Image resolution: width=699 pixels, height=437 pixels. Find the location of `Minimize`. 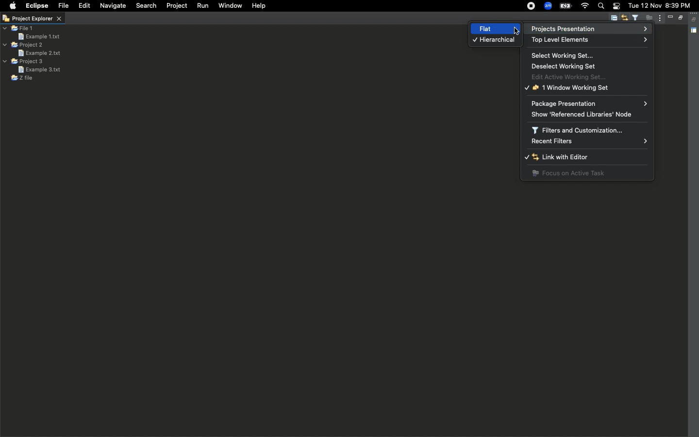

Minimize is located at coordinates (670, 17).